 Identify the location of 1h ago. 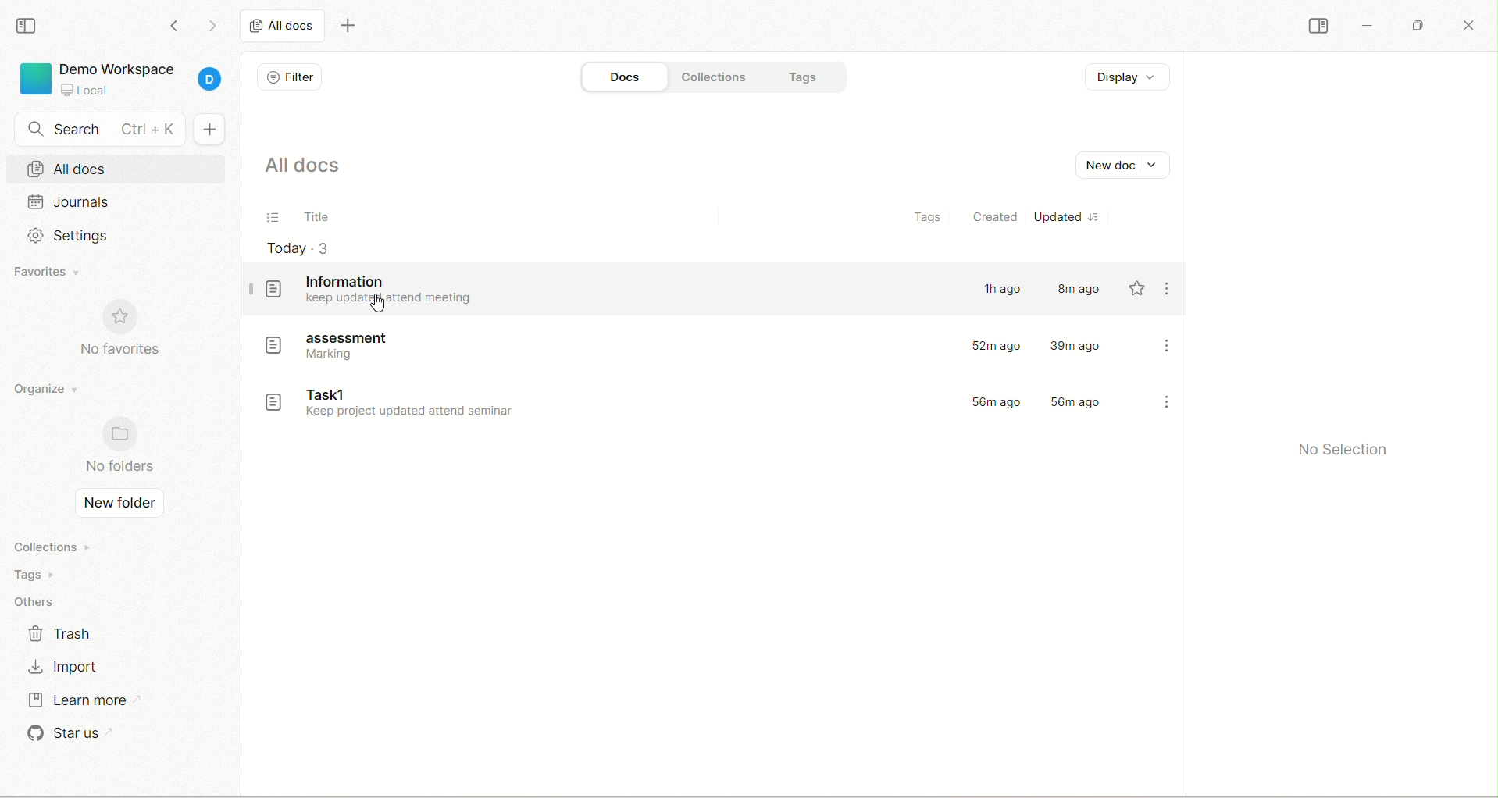
(997, 292).